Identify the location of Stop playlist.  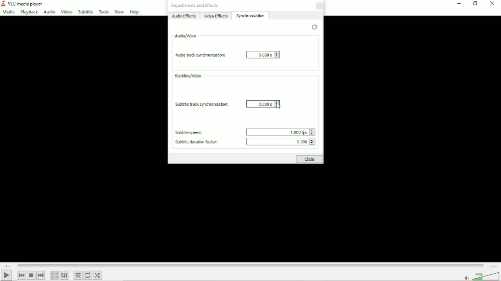
(31, 276).